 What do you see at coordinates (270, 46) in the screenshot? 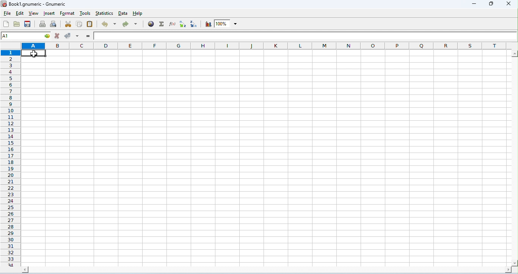
I see `column headings` at bounding box center [270, 46].